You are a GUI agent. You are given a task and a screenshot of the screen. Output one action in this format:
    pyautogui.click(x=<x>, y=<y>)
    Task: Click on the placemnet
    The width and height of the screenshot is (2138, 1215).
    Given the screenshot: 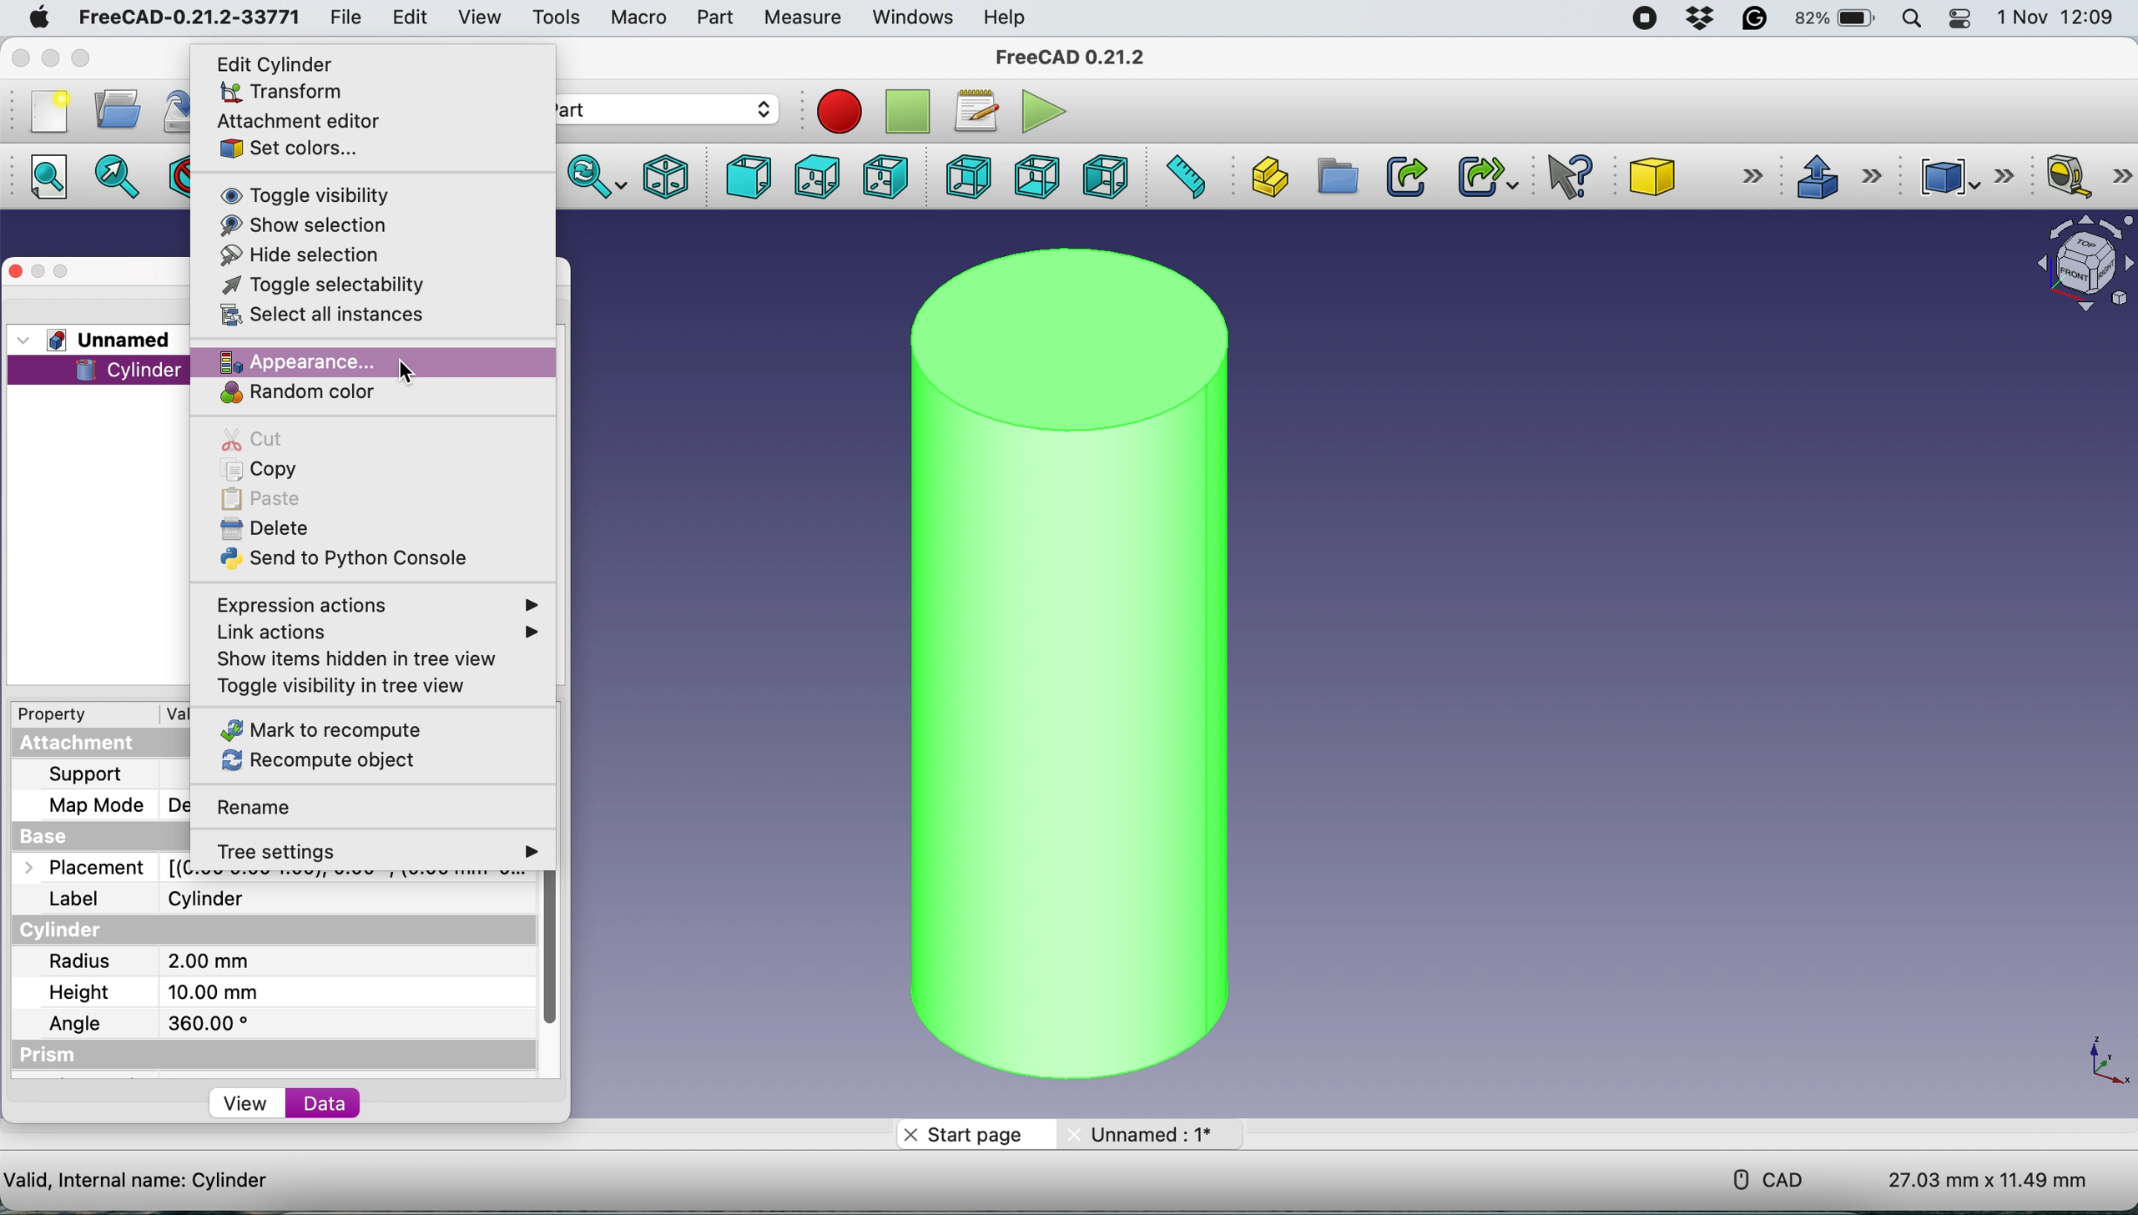 What is the action you would take?
    pyautogui.click(x=279, y=872)
    